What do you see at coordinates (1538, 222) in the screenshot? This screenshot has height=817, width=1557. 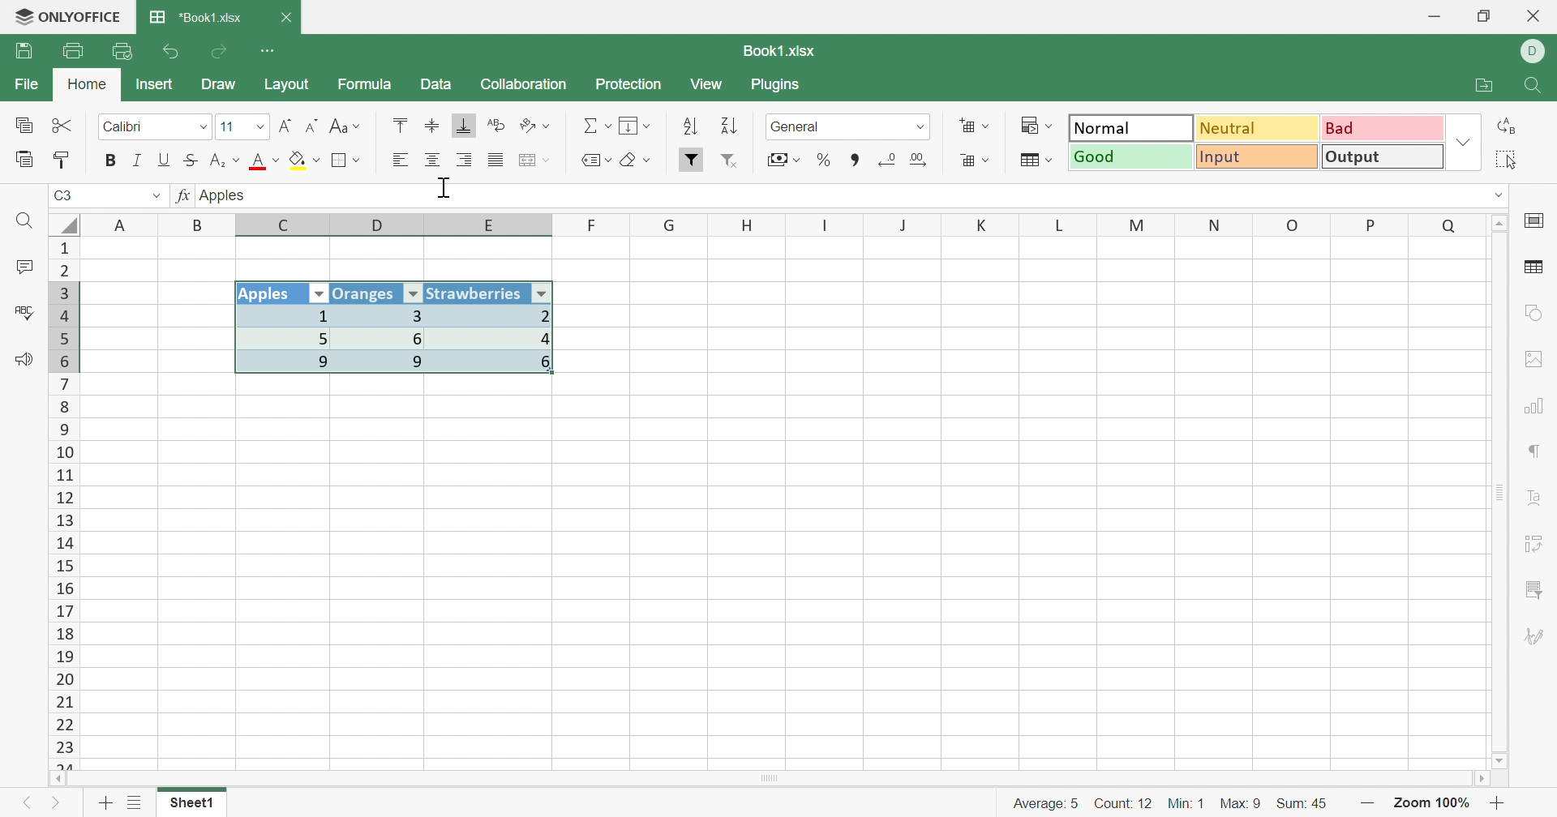 I see `cell settings` at bounding box center [1538, 222].